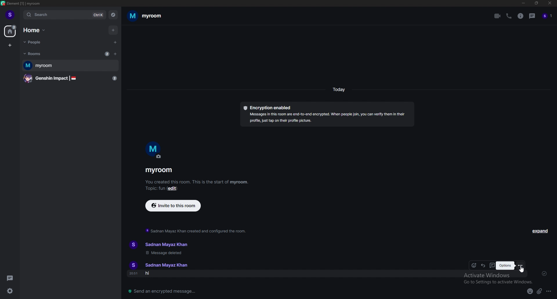 This screenshot has height=299, width=557. I want to click on room photo, so click(154, 150).